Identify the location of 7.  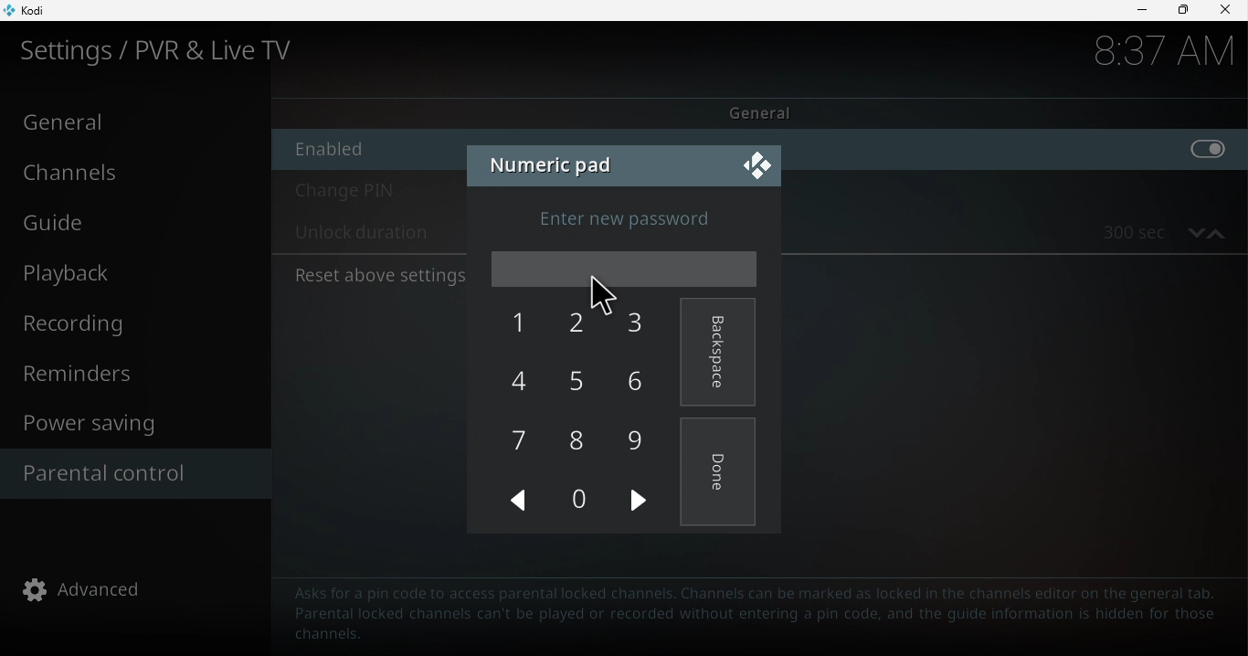
(517, 444).